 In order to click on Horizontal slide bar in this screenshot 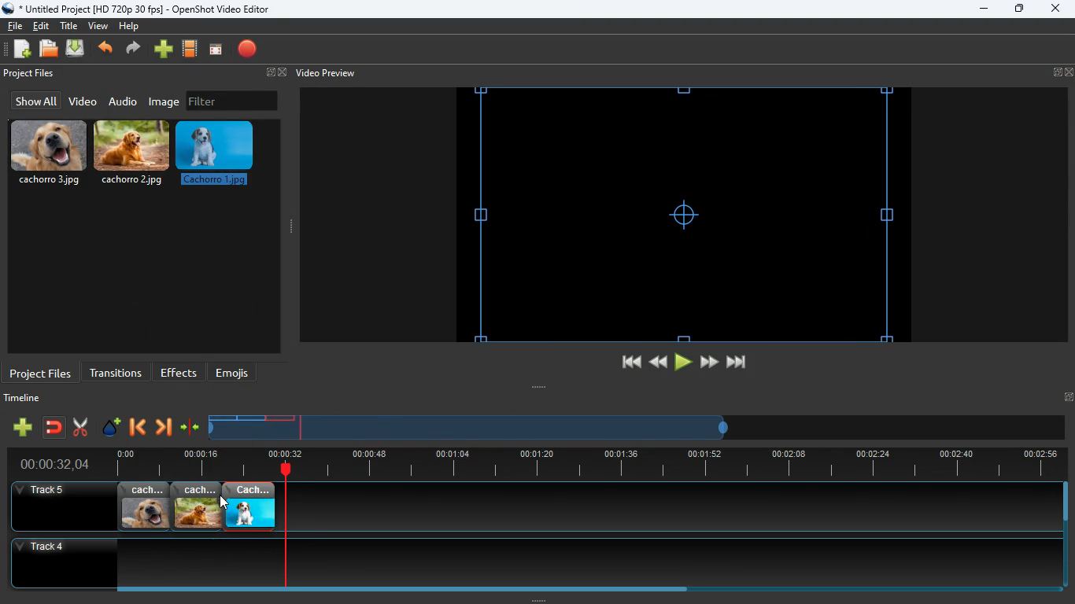, I will do `click(578, 589)`.